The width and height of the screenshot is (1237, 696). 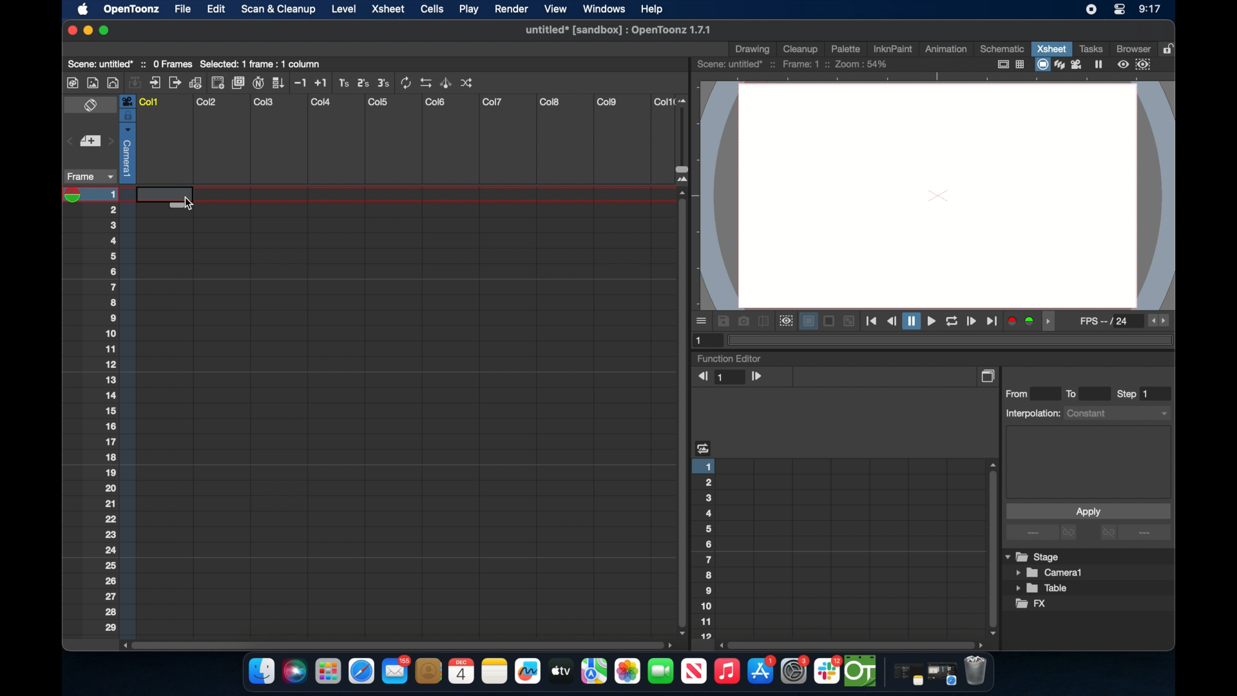 I want to click on schematic, so click(x=1002, y=48).